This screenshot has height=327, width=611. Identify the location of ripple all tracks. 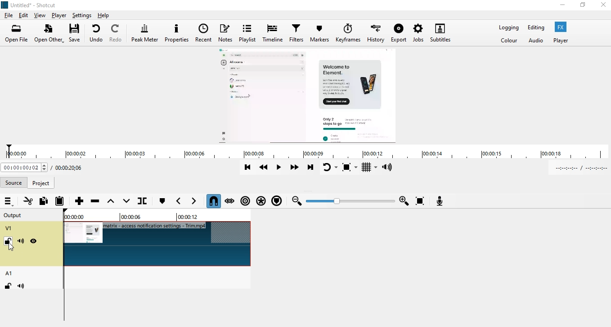
(261, 201).